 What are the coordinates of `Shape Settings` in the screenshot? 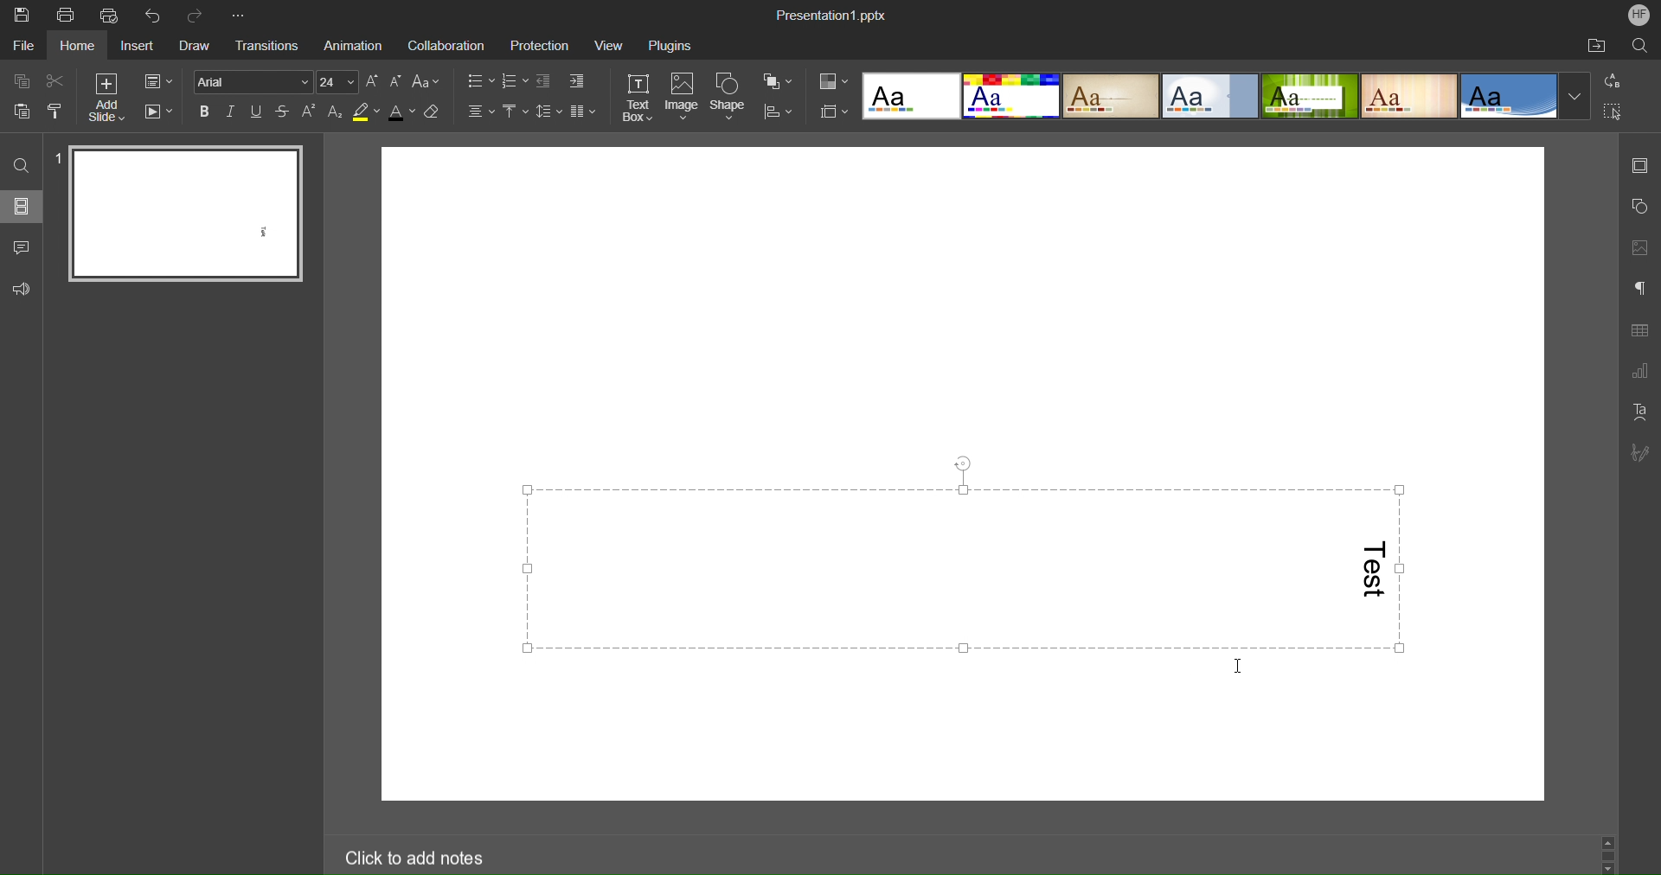 It's located at (1639, 207).